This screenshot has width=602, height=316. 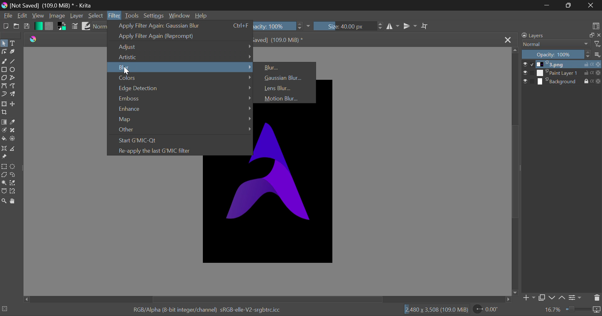 I want to click on Lens Blur, so click(x=286, y=88).